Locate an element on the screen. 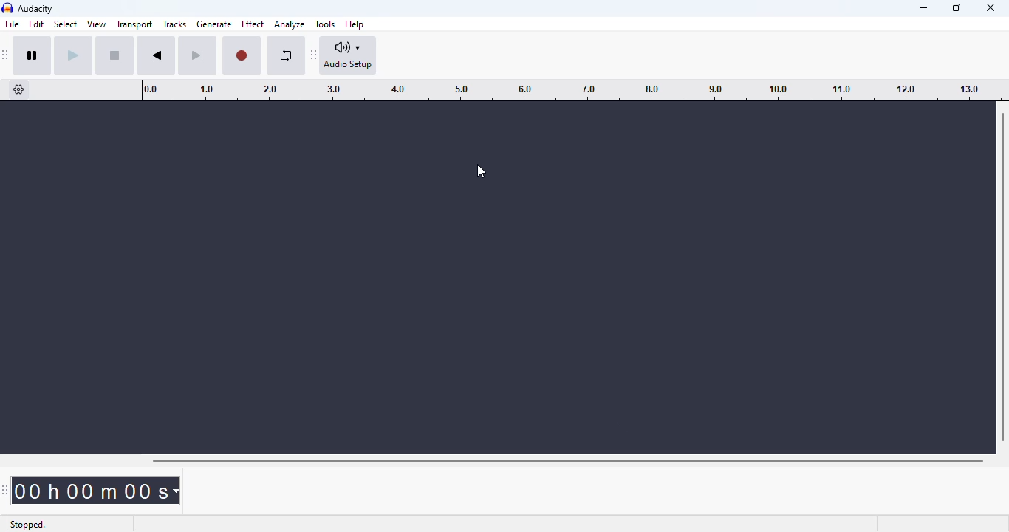 Image resolution: width=1009 pixels, height=532 pixels. tools is located at coordinates (325, 24).